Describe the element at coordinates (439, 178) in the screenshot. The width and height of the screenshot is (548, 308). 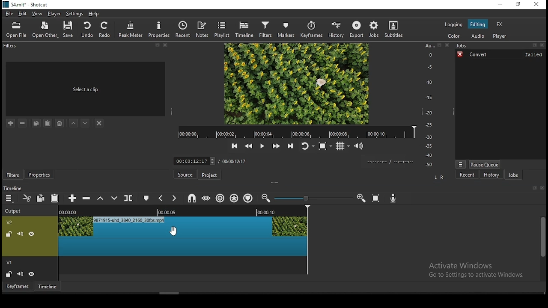
I see `L R` at that location.